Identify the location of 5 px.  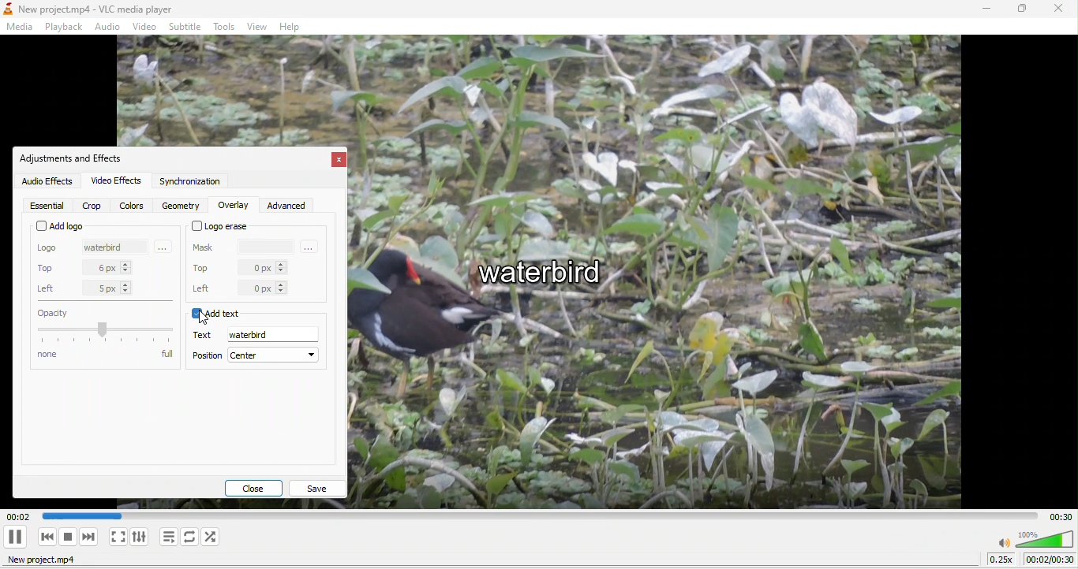
(118, 288).